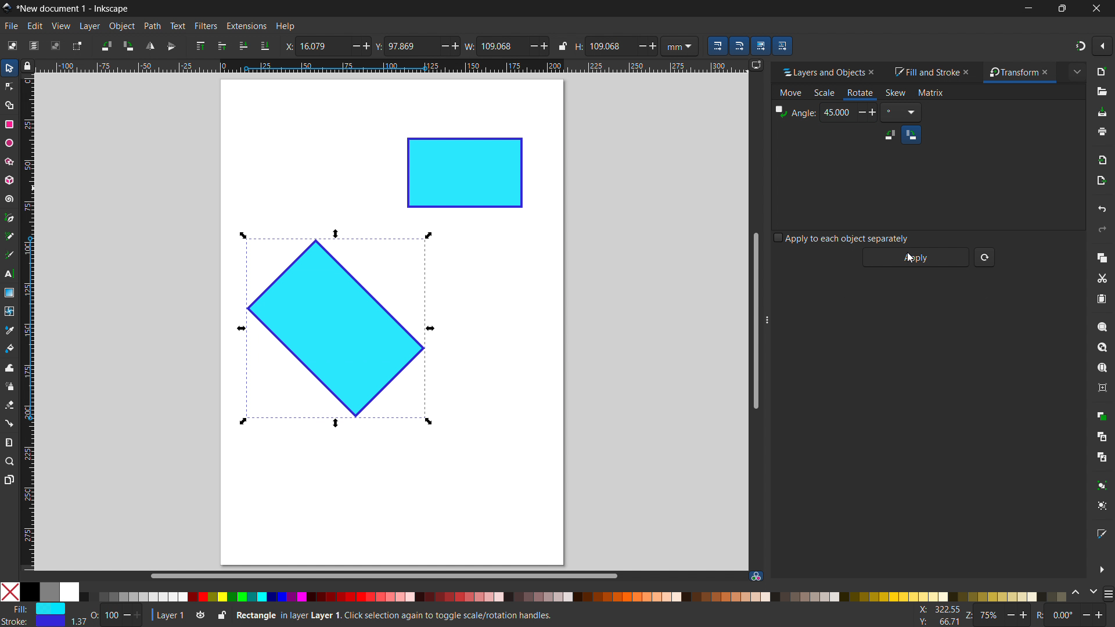 Image resolution: width=1115 pixels, height=627 pixels. What do you see at coordinates (35, 608) in the screenshot?
I see `Fill` at bounding box center [35, 608].